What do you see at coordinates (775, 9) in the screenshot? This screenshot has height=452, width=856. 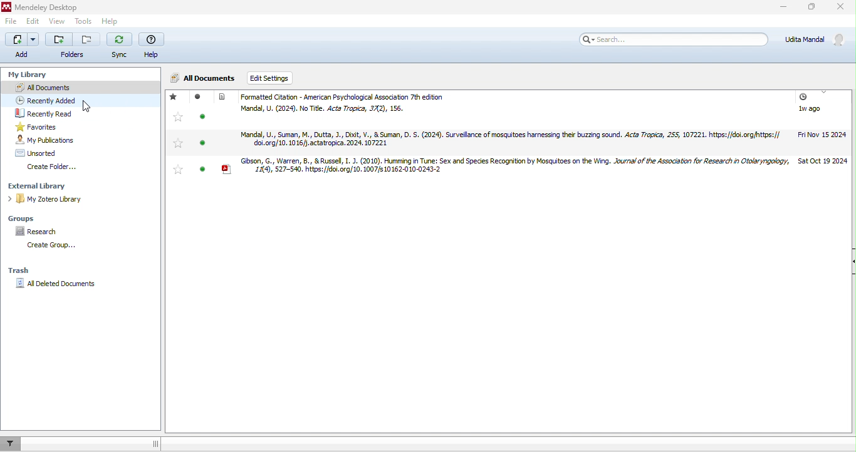 I see `minimize` at bounding box center [775, 9].